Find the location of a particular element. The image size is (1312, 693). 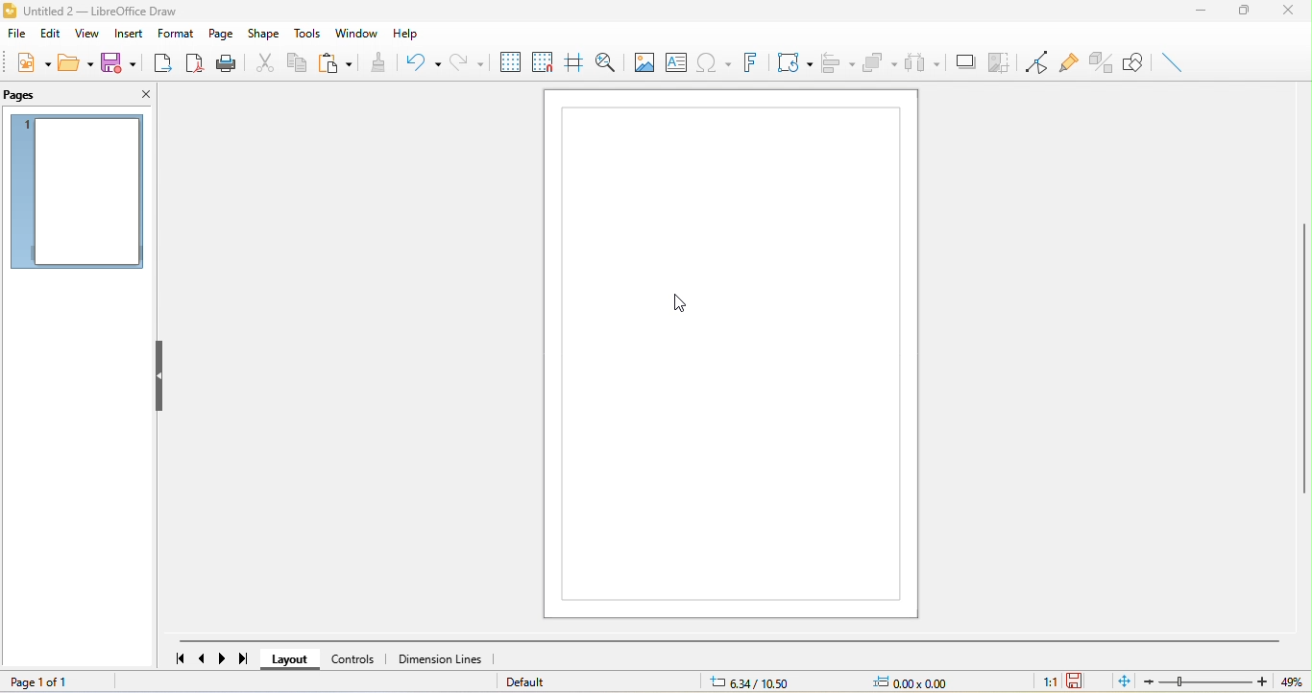

toggle extrusion is located at coordinates (1098, 62).